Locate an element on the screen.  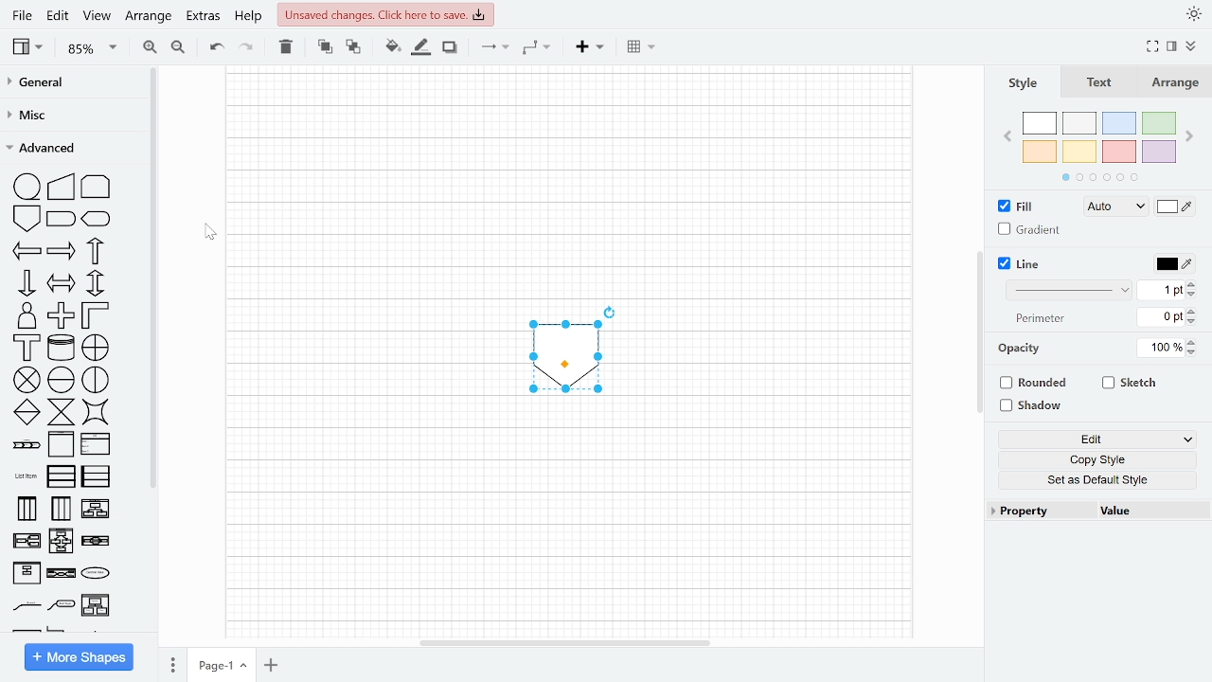
diagram is located at coordinates (564, 356).